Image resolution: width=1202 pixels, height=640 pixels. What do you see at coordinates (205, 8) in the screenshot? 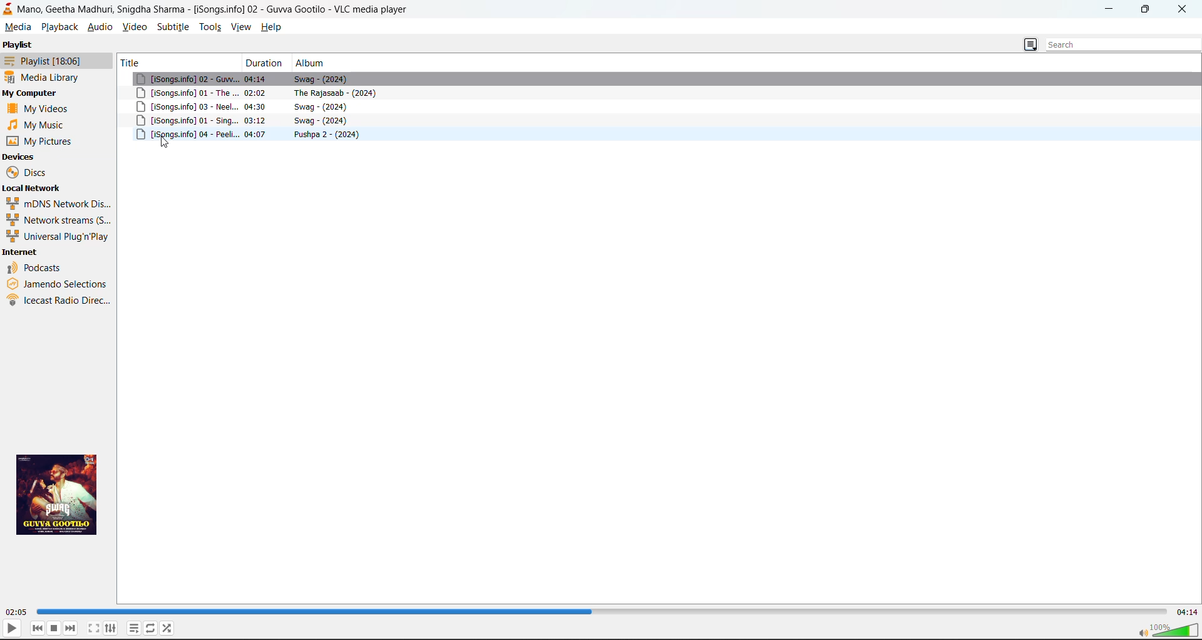
I see `Mano, Geetha Madhuri, Snigdha Sharma - [iSongs.info] 02 - Guvva gootilo - VLC media player` at bounding box center [205, 8].